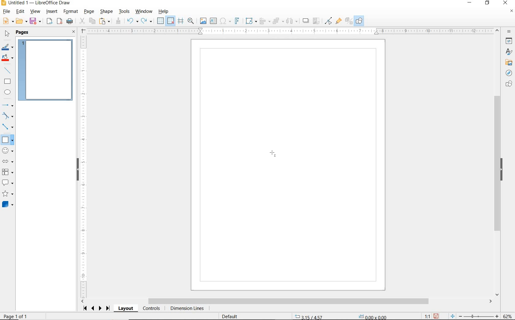  Describe the element at coordinates (71, 12) in the screenshot. I see `FORMAT` at that location.